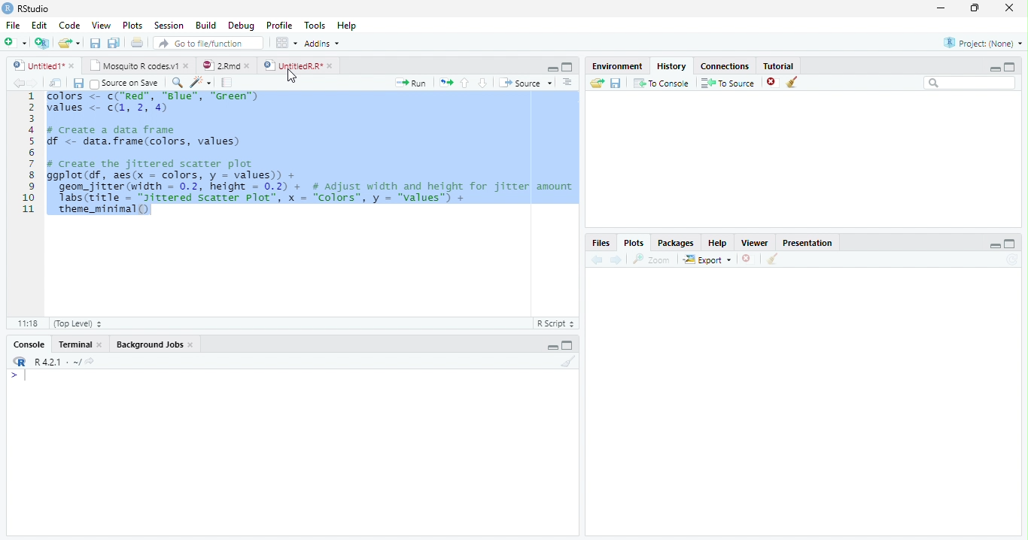 The width and height of the screenshot is (1028, 540). What do you see at coordinates (674, 242) in the screenshot?
I see `Packages` at bounding box center [674, 242].